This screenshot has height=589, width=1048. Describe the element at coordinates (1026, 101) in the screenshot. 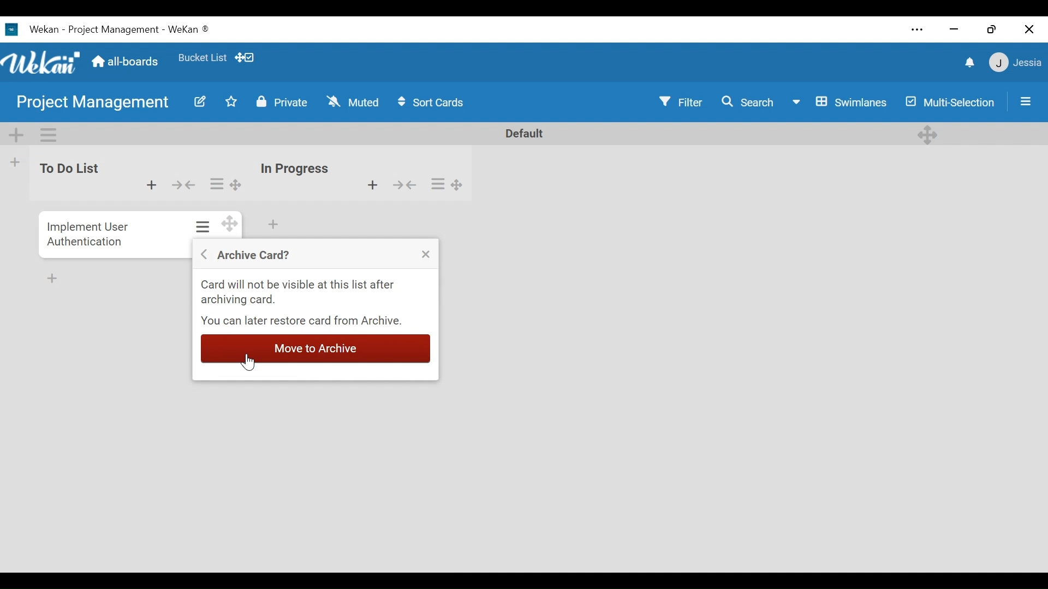

I see `Open/Close Sidebar` at that location.